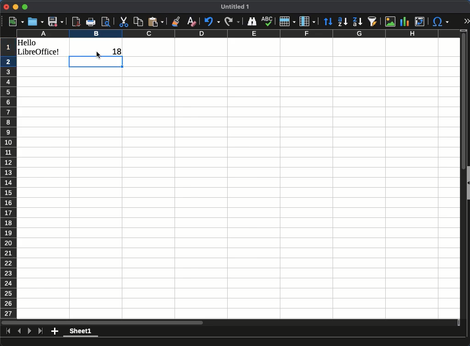 The height and width of the screenshot is (346, 470). I want to click on last sheet, so click(41, 331).